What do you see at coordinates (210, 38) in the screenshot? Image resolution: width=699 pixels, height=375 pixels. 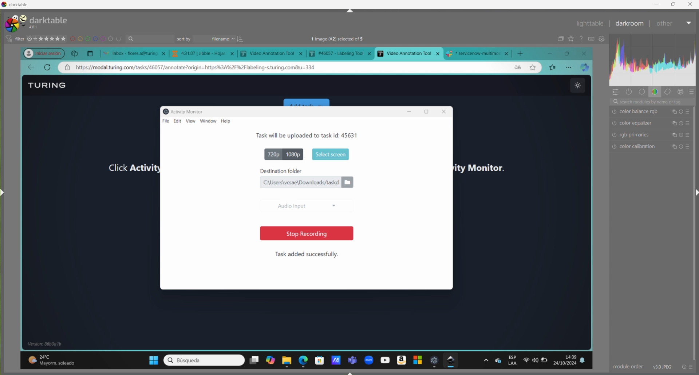 I see `sort by` at bounding box center [210, 38].